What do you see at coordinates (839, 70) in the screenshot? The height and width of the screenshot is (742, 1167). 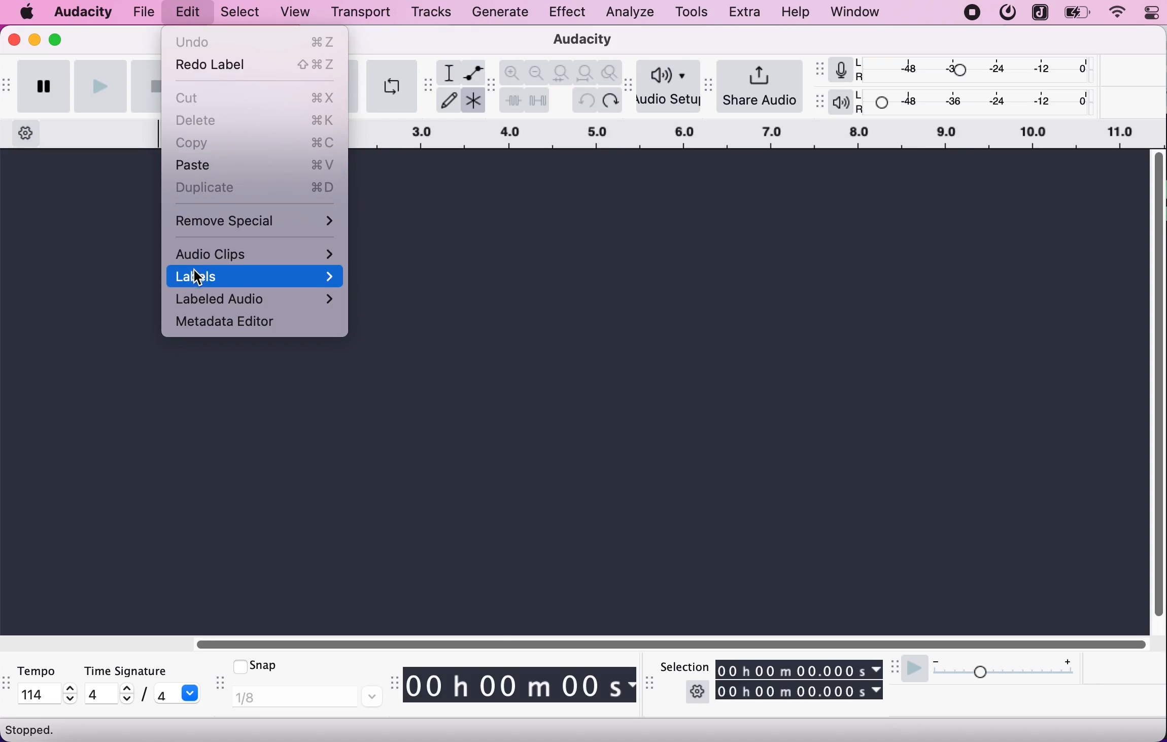 I see `record meter` at bounding box center [839, 70].